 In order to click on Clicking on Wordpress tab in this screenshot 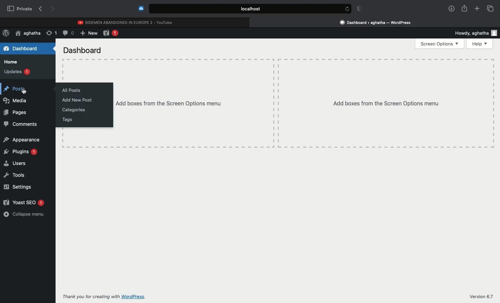, I will do `click(376, 22)`.